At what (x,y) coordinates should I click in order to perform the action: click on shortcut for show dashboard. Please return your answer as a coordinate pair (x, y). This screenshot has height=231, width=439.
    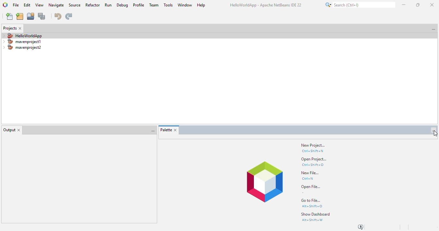
    Looking at the image, I should click on (312, 220).